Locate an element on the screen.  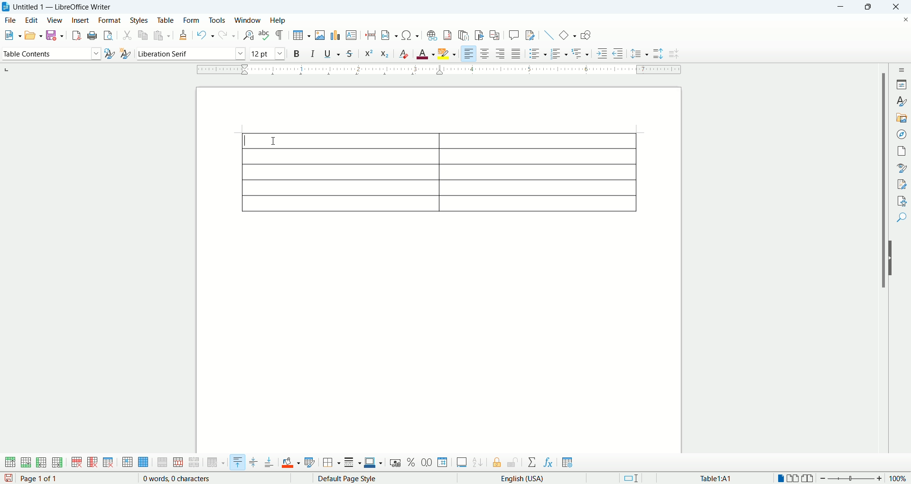
number format is located at coordinates (443, 462).